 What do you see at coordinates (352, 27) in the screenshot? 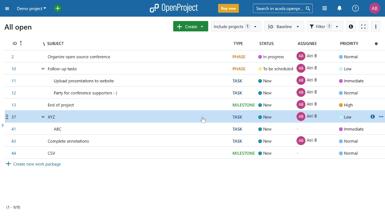
I see `Open details view` at bounding box center [352, 27].